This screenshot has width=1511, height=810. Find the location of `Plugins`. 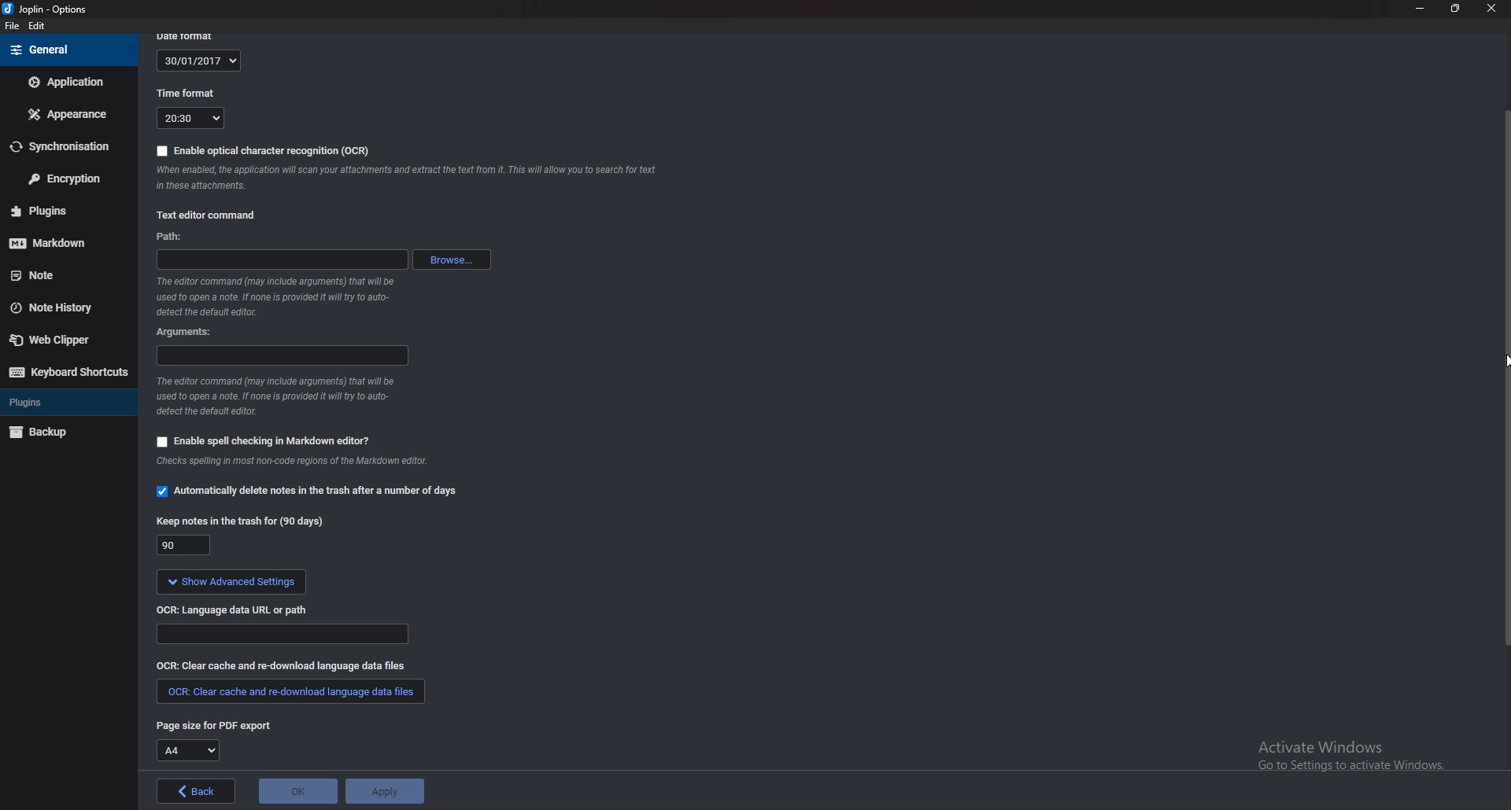

Plugins is located at coordinates (57, 402).